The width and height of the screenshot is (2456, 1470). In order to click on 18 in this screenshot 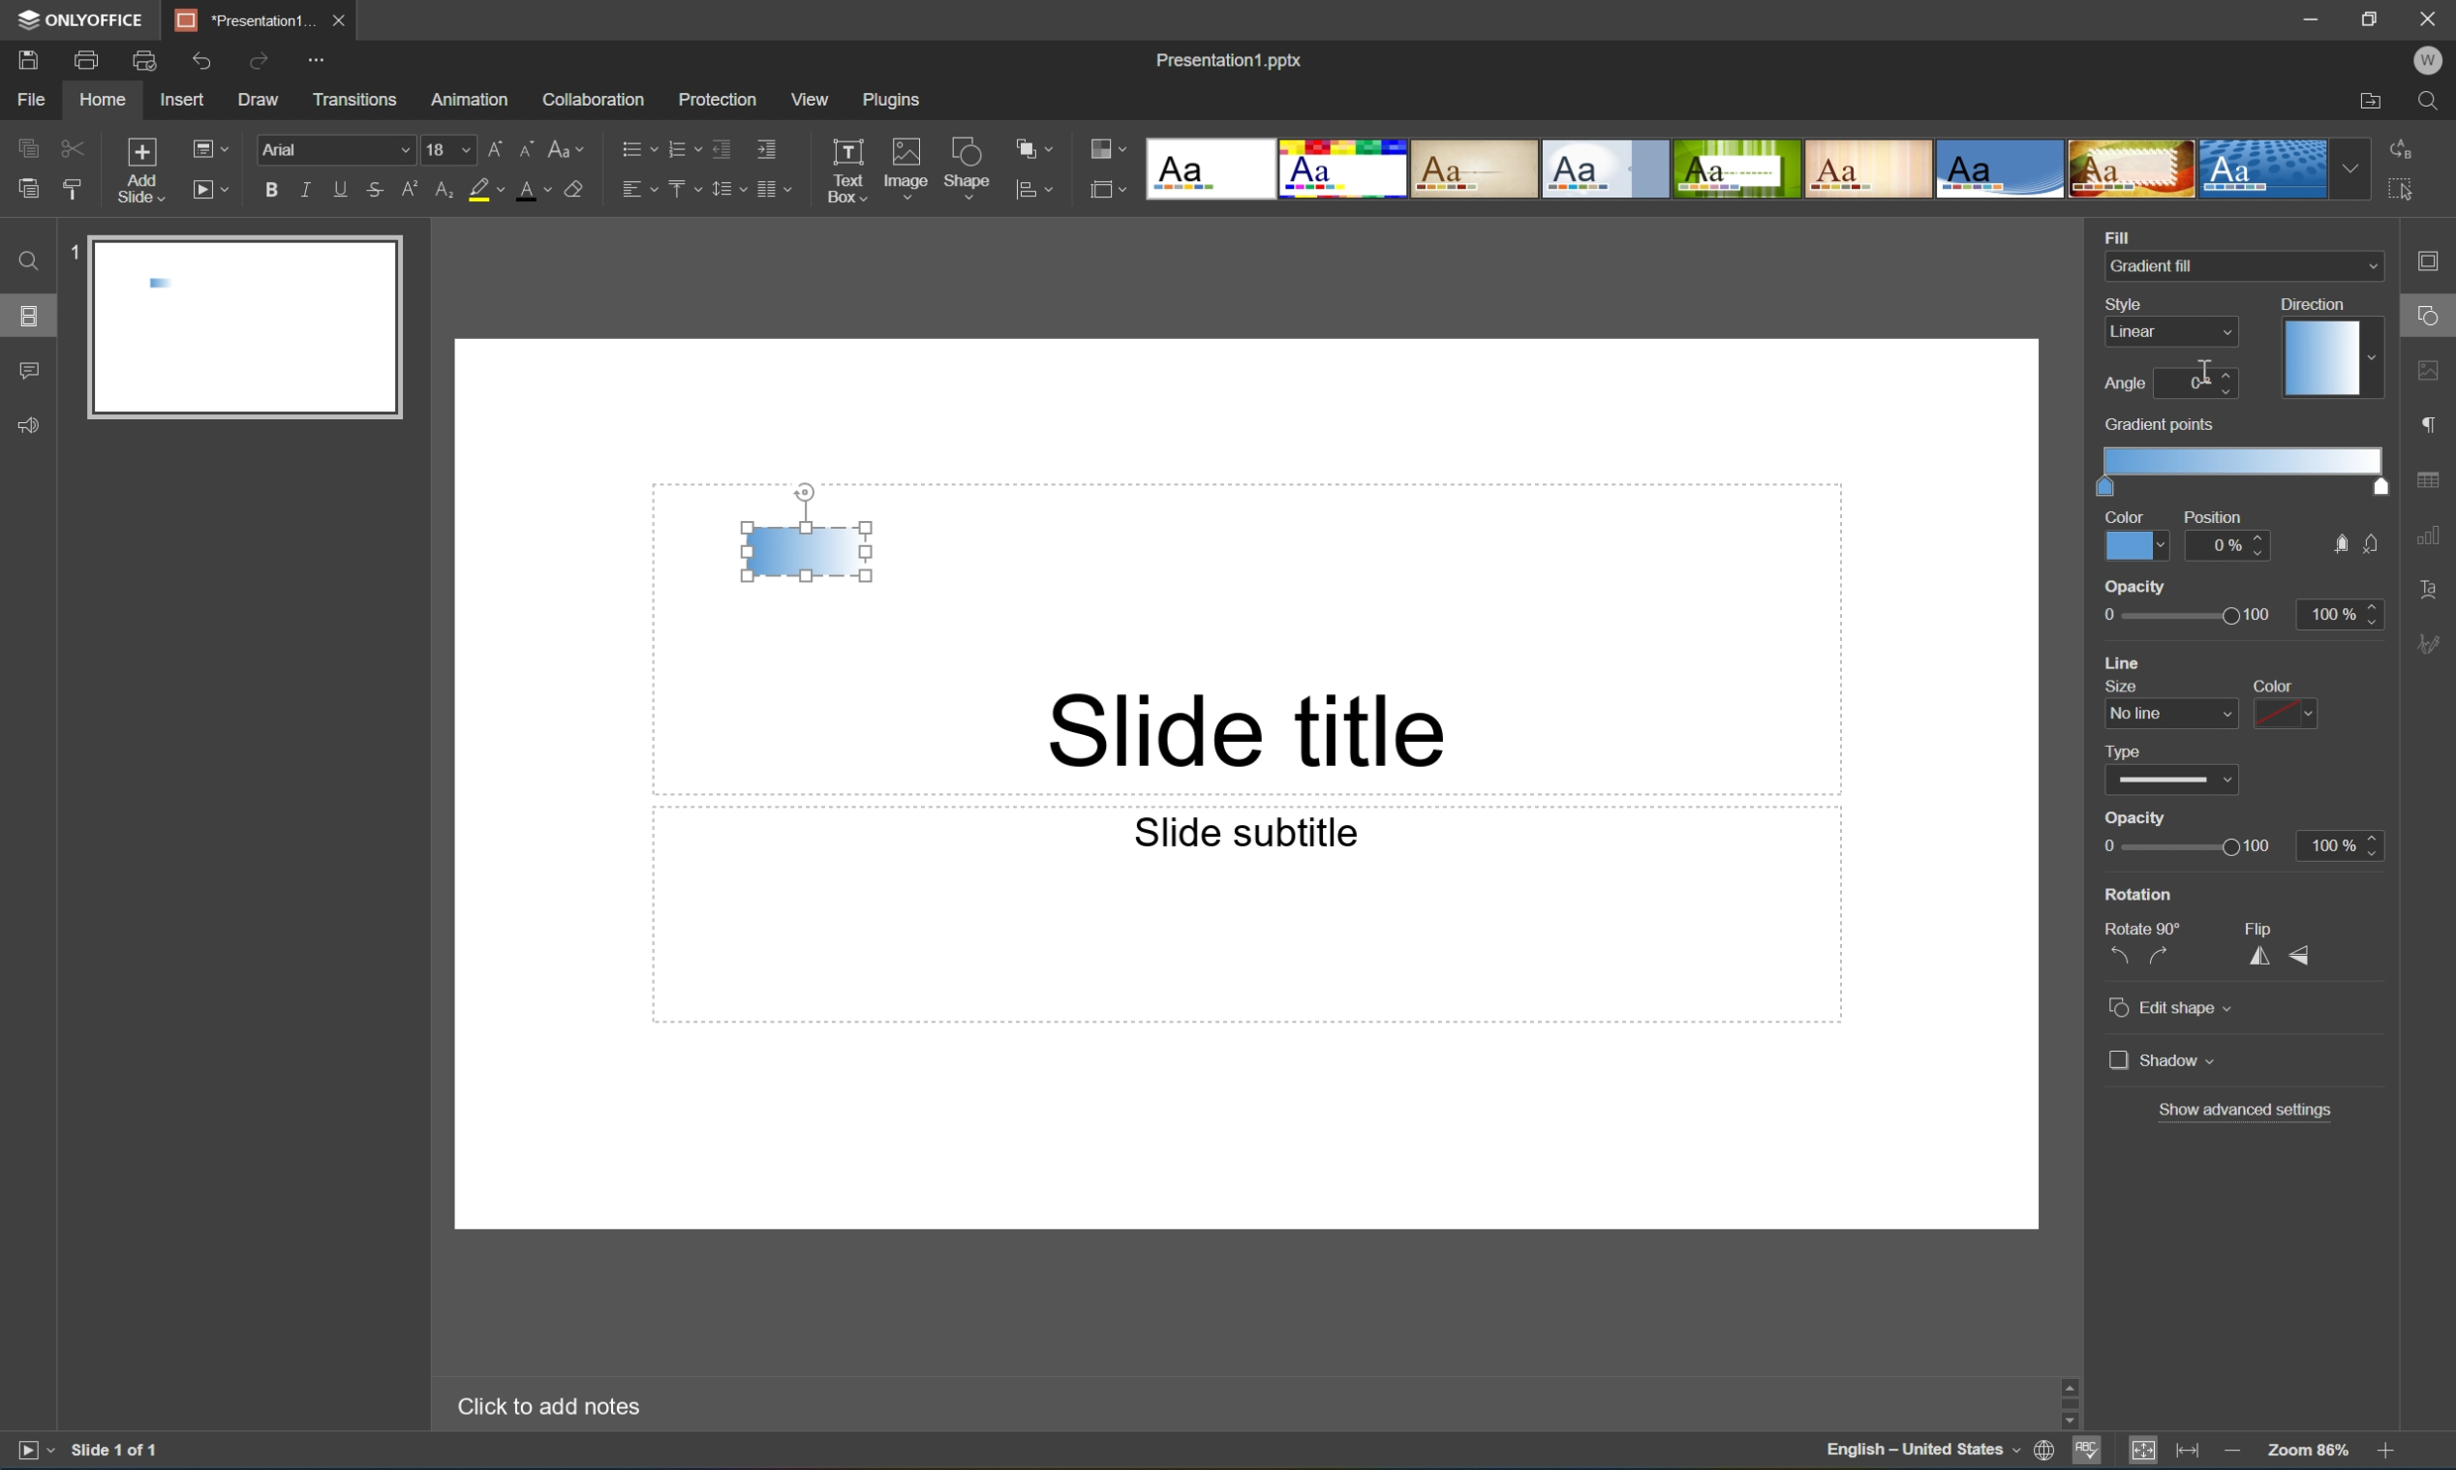, I will do `click(450, 150)`.